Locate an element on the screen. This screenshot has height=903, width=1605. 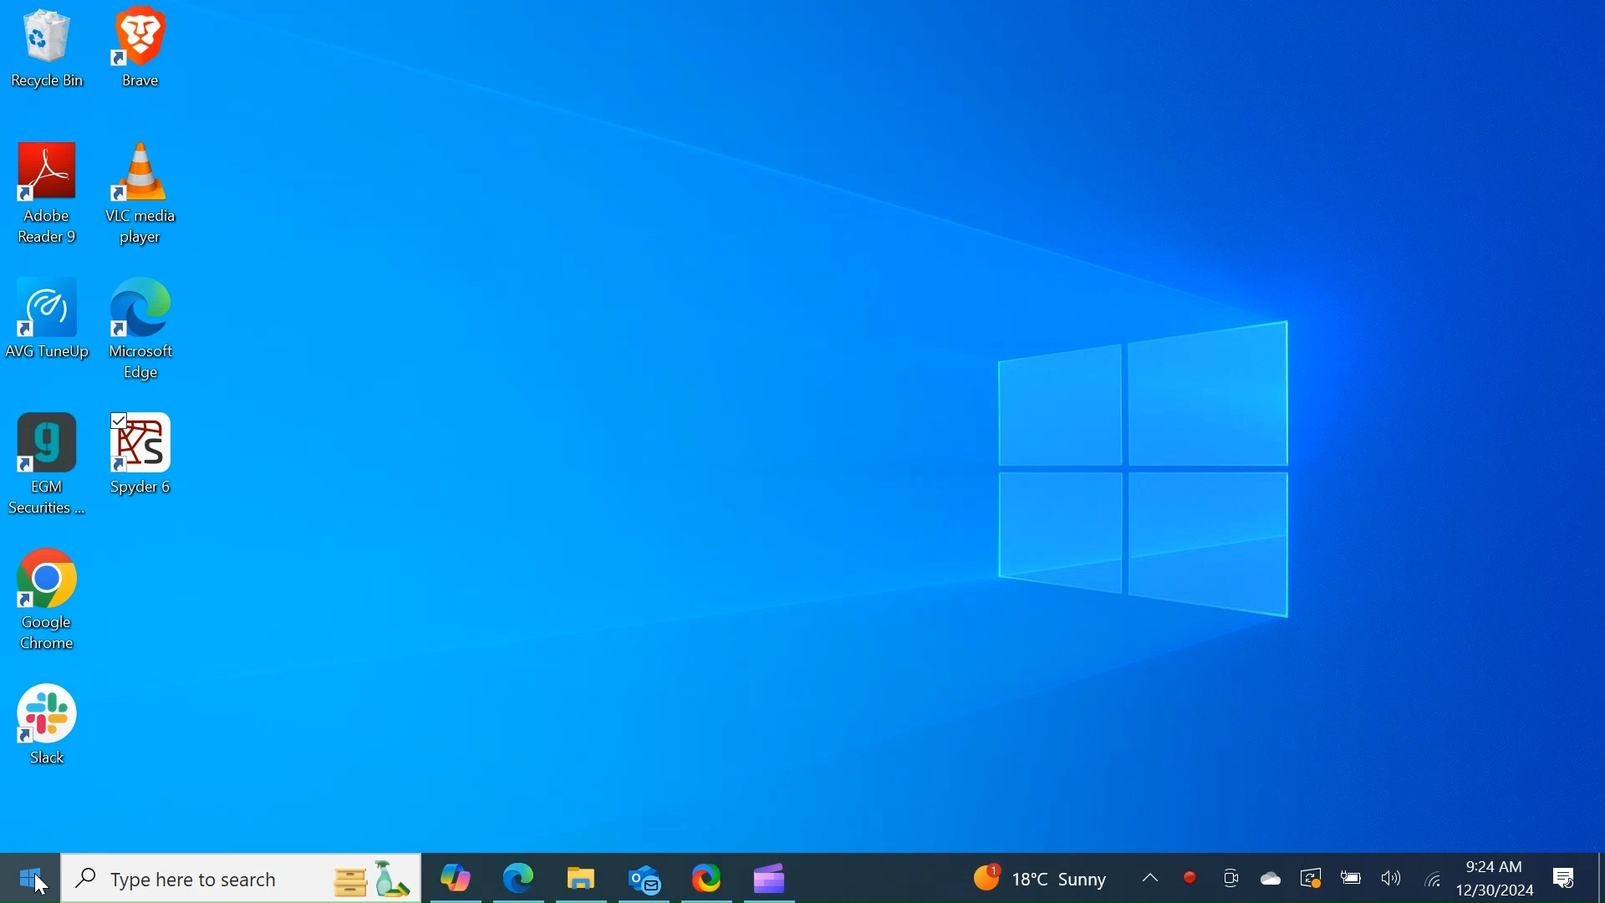
EGM Securities Desktop Icon is located at coordinates (49, 468).